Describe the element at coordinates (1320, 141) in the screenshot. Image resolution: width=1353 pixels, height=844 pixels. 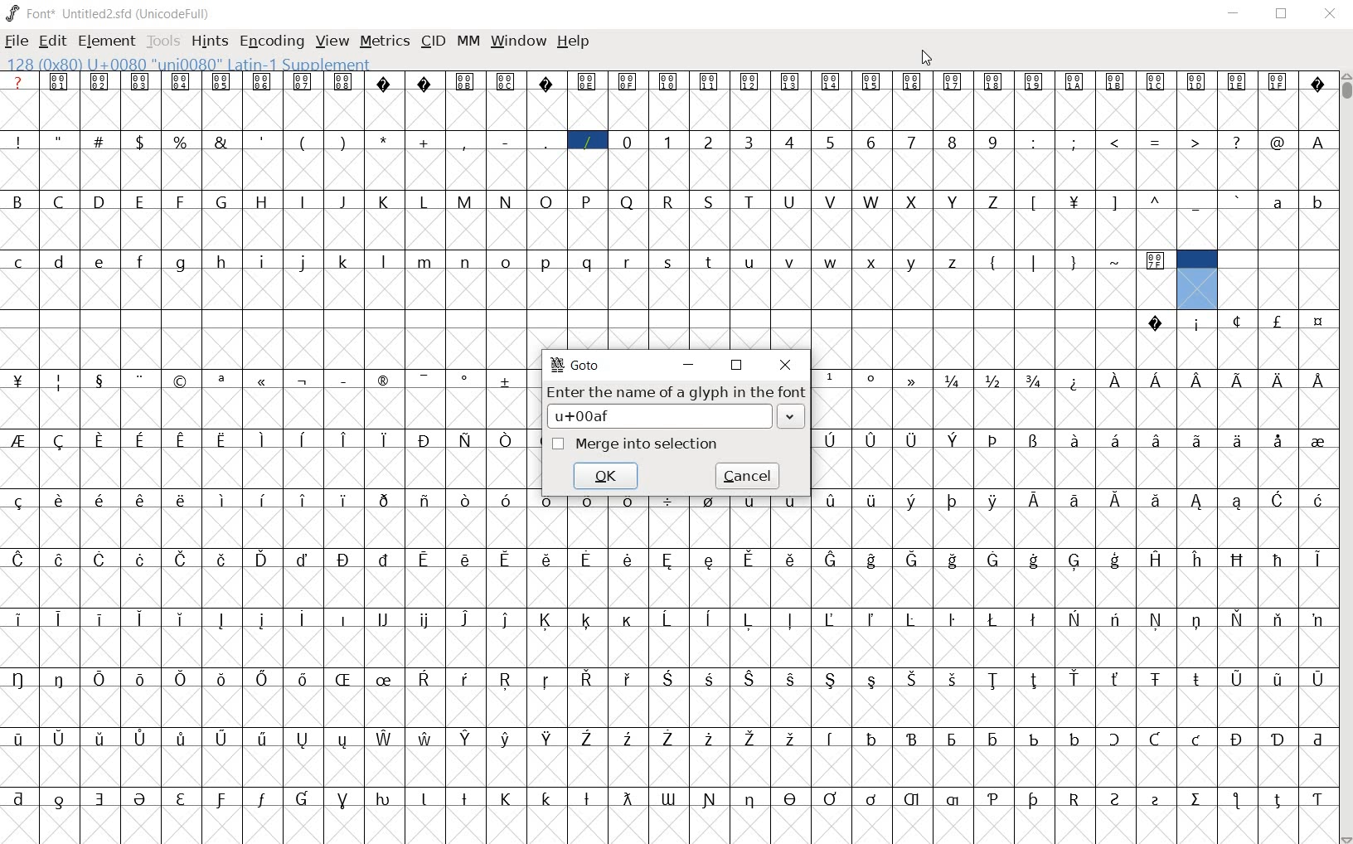
I see `A` at that location.